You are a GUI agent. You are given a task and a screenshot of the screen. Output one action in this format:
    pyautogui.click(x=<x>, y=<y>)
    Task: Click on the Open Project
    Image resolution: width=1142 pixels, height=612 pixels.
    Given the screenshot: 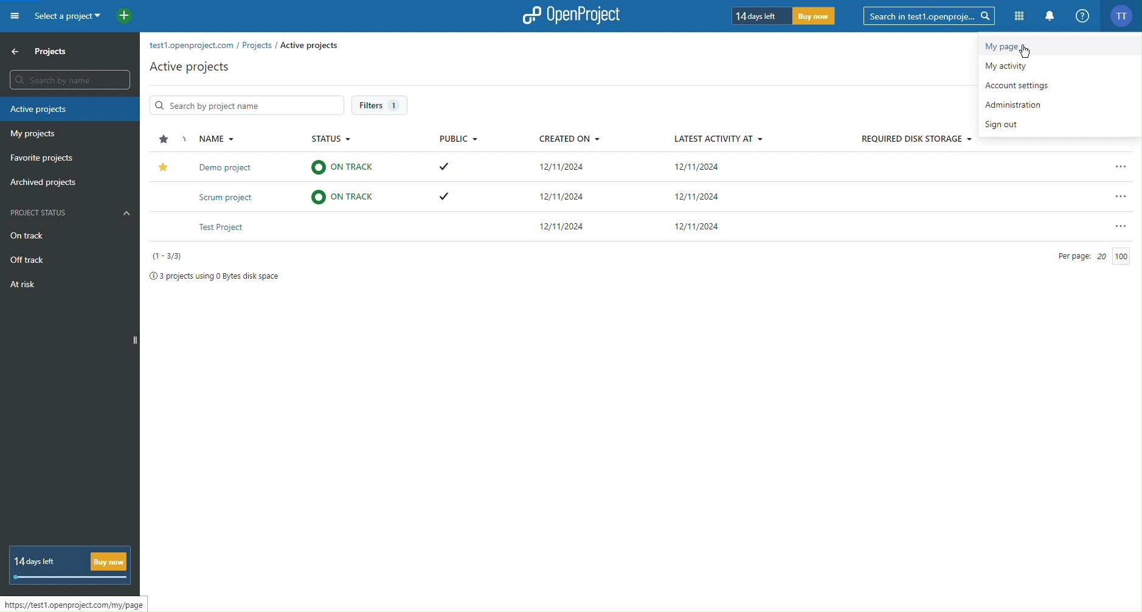 What is the action you would take?
    pyautogui.click(x=572, y=16)
    